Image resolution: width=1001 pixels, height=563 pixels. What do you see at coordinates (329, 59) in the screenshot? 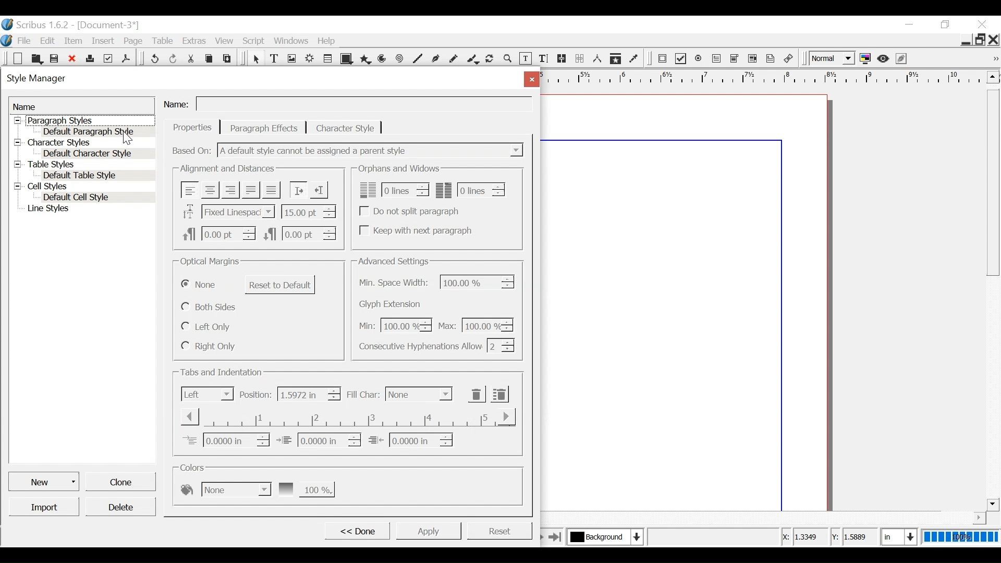
I see `Table` at bounding box center [329, 59].